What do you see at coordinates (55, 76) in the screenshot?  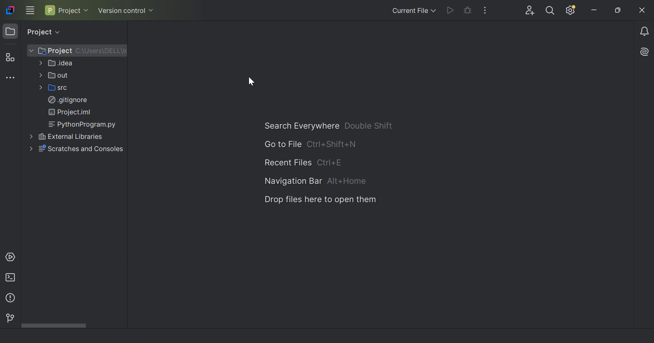 I see `out` at bounding box center [55, 76].